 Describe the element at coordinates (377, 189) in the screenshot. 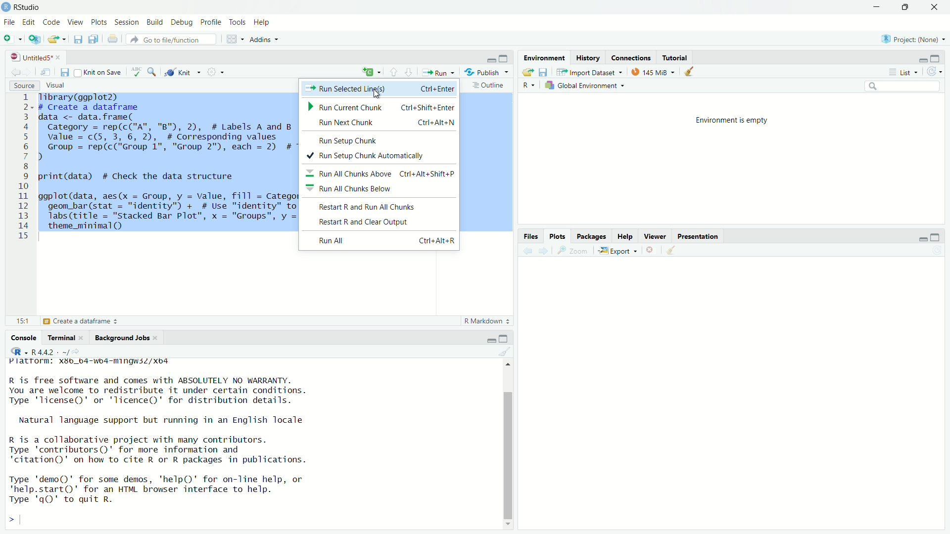

I see `= Run All Chunks Below` at that location.